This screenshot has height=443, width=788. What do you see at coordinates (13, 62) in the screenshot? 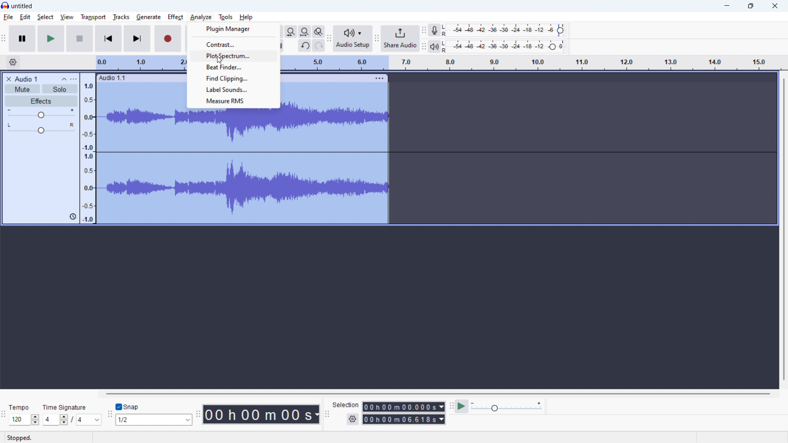
I see `timeline settings` at bounding box center [13, 62].